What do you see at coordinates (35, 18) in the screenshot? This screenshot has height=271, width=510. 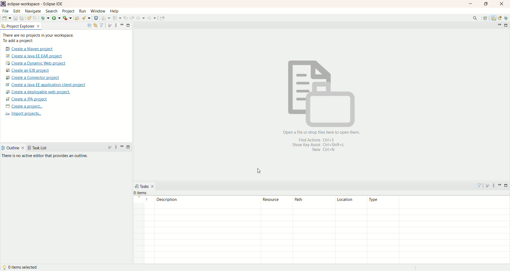 I see `redo` at bounding box center [35, 18].